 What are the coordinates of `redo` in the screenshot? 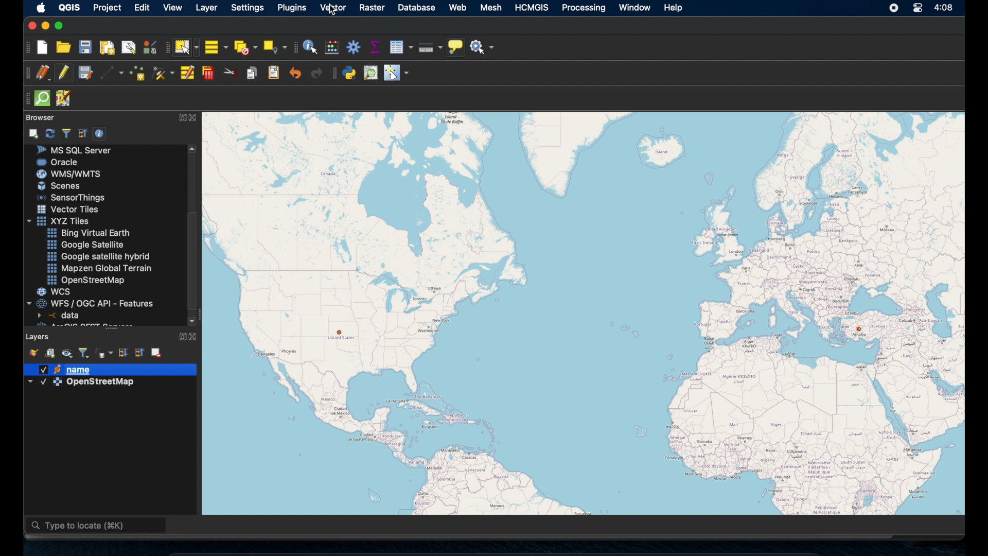 It's located at (314, 74).